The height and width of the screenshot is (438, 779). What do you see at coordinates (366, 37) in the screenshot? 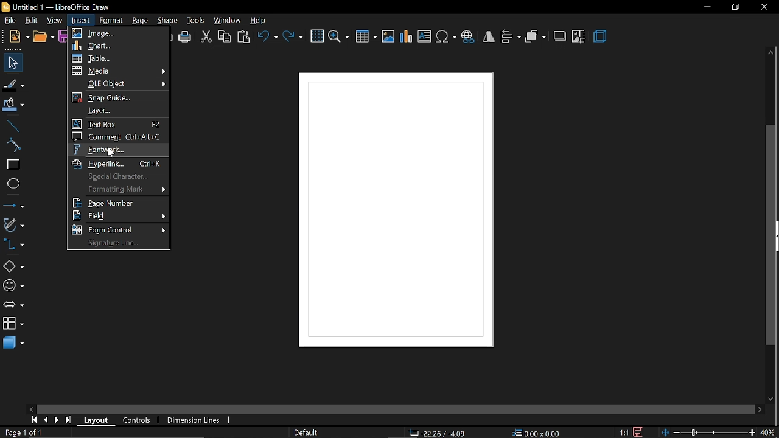
I see `insert table` at bounding box center [366, 37].